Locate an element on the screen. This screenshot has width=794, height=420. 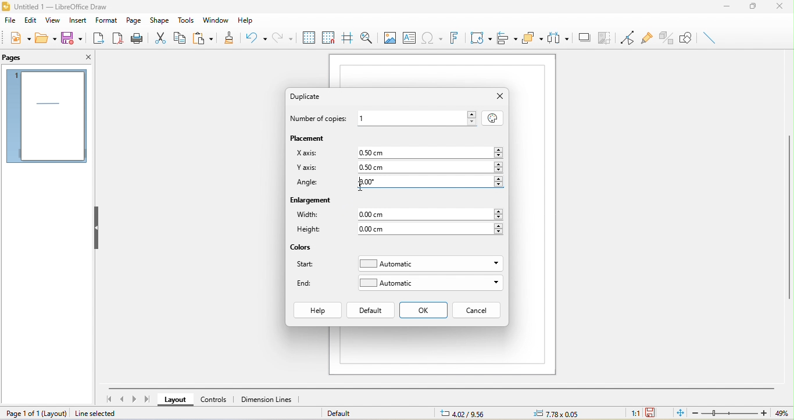
widith is located at coordinates (309, 215).